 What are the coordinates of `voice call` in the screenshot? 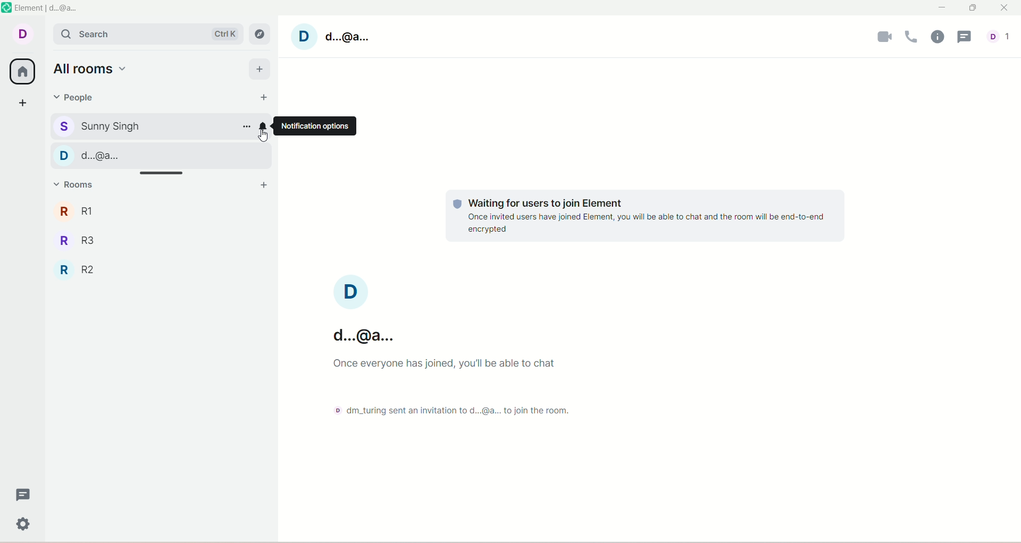 It's located at (911, 38).